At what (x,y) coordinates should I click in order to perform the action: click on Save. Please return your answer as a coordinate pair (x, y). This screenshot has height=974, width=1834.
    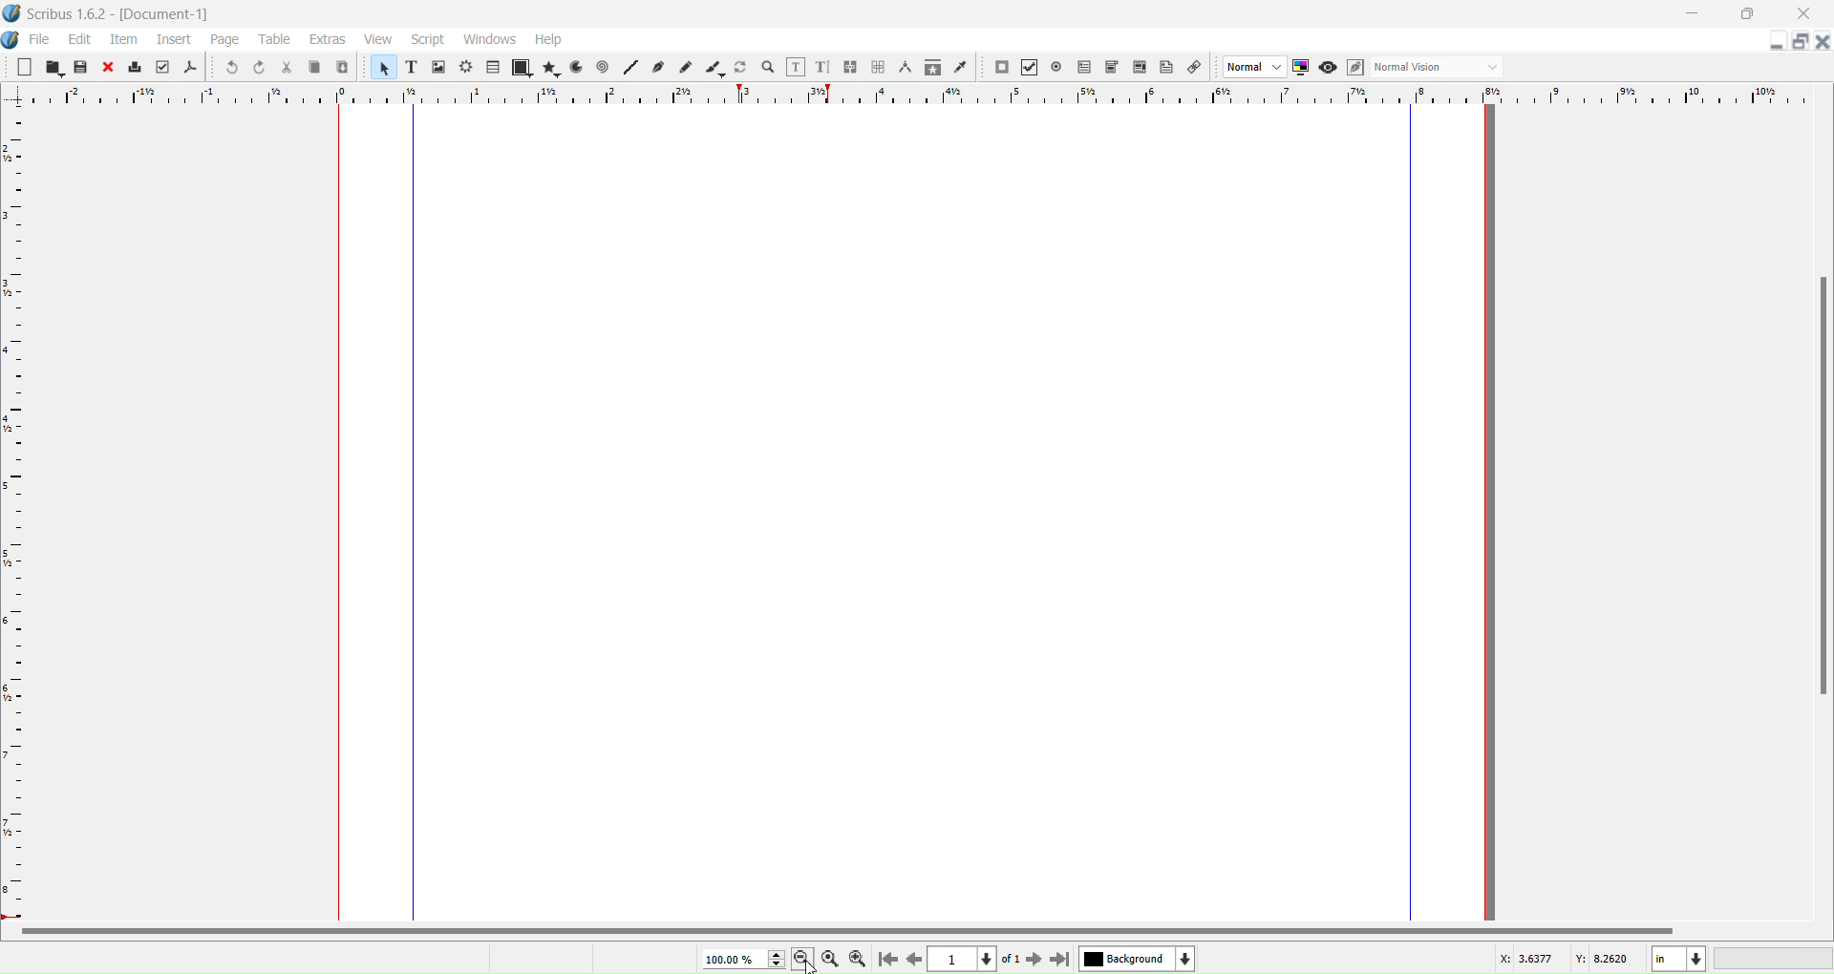
    Looking at the image, I should click on (80, 68).